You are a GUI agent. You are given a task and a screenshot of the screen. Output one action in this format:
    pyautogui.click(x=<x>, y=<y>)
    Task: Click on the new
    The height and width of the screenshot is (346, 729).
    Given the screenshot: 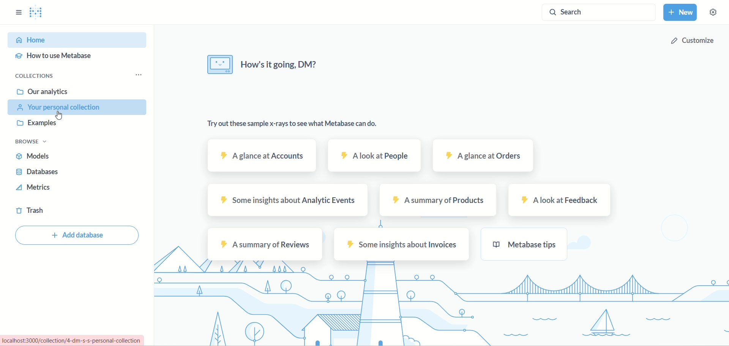 What is the action you would take?
    pyautogui.click(x=682, y=14)
    